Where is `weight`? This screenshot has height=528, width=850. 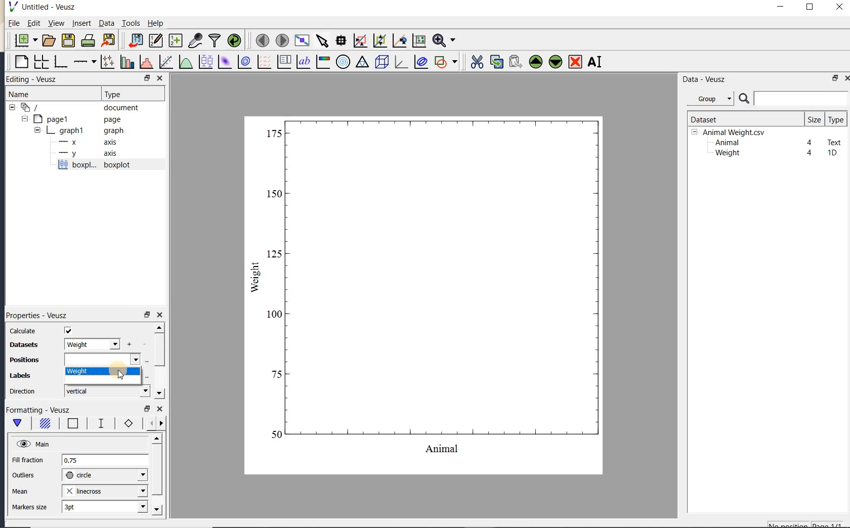
weight is located at coordinates (102, 372).